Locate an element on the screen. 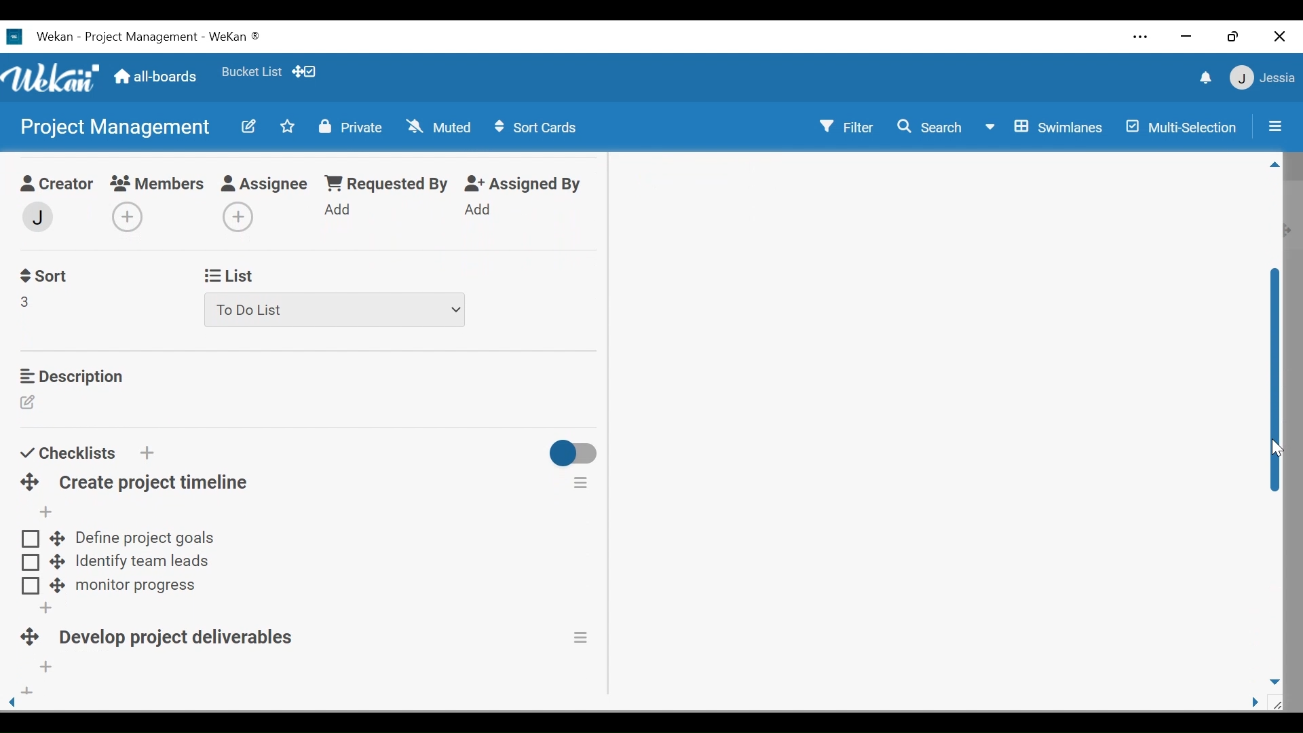 The image size is (1303, 733). Desktop drag handle is located at coordinates (58, 561).